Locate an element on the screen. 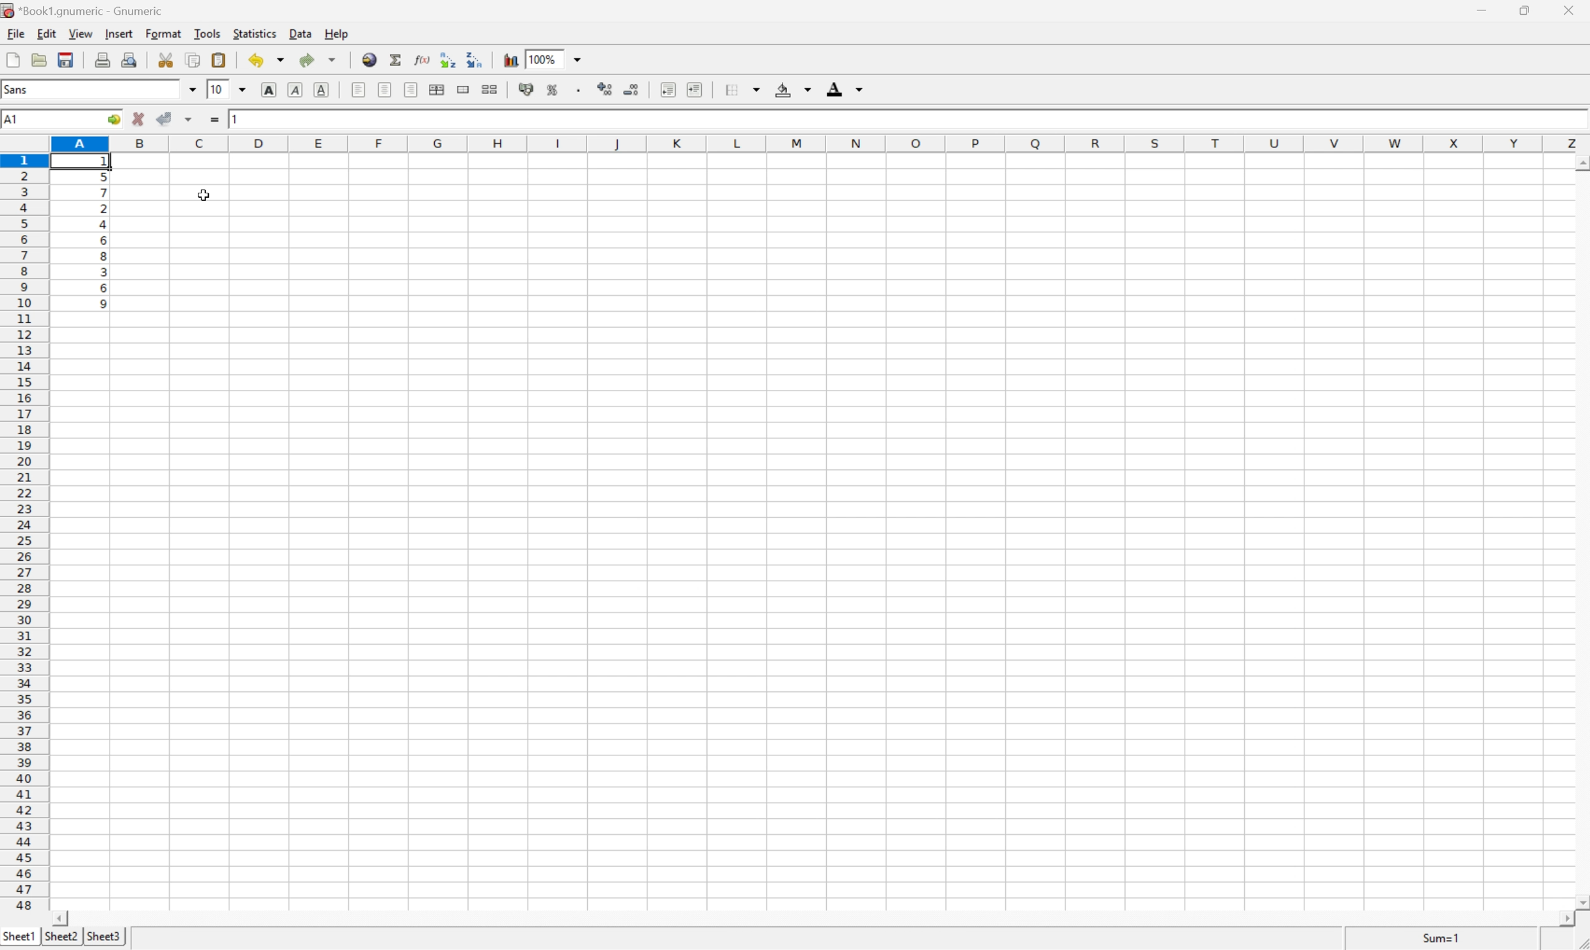 This screenshot has width=1590, height=950. scroll left is located at coordinates (61, 917).